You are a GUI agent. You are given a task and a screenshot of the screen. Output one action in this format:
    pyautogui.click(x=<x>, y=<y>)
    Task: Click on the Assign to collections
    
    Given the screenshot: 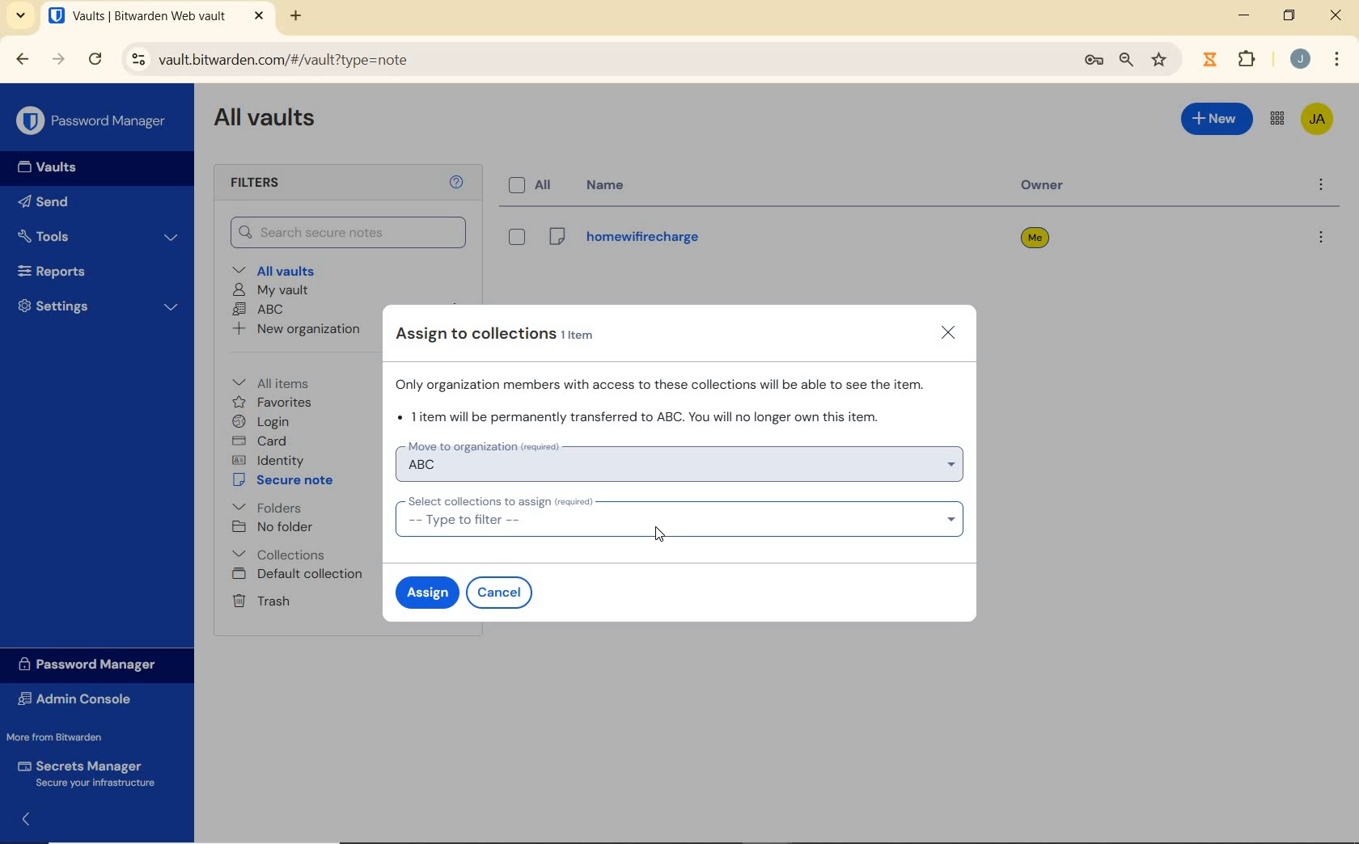 What is the action you would take?
    pyautogui.click(x=506, y=334)
    